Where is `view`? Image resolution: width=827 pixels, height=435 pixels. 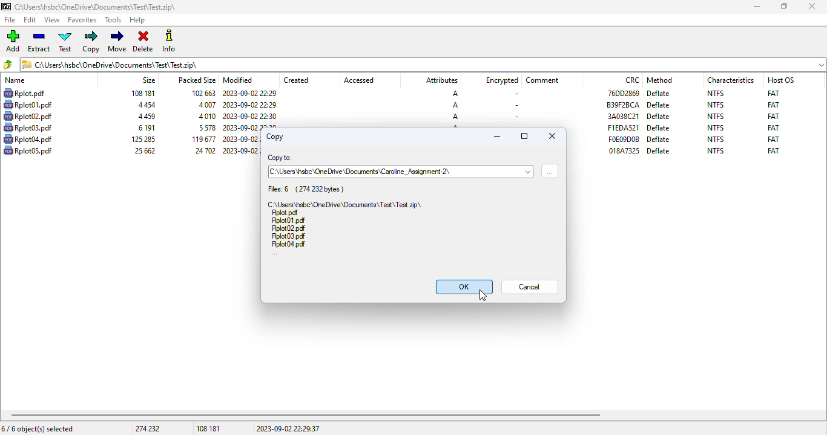
view is located at coordinates (52, 20).